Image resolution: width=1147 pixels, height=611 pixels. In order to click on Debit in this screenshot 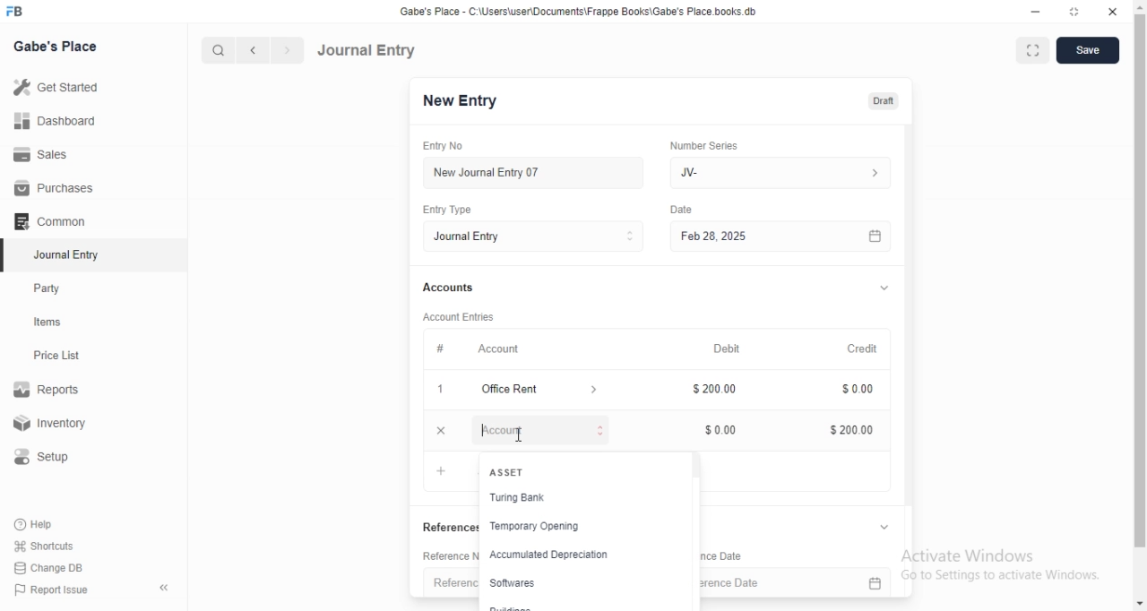, I will do `click(730, 347)`.